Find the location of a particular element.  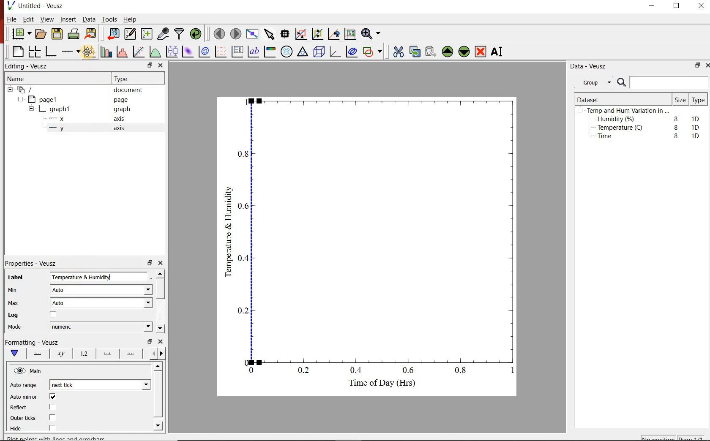

Hide is located at coordinates (44, 428).